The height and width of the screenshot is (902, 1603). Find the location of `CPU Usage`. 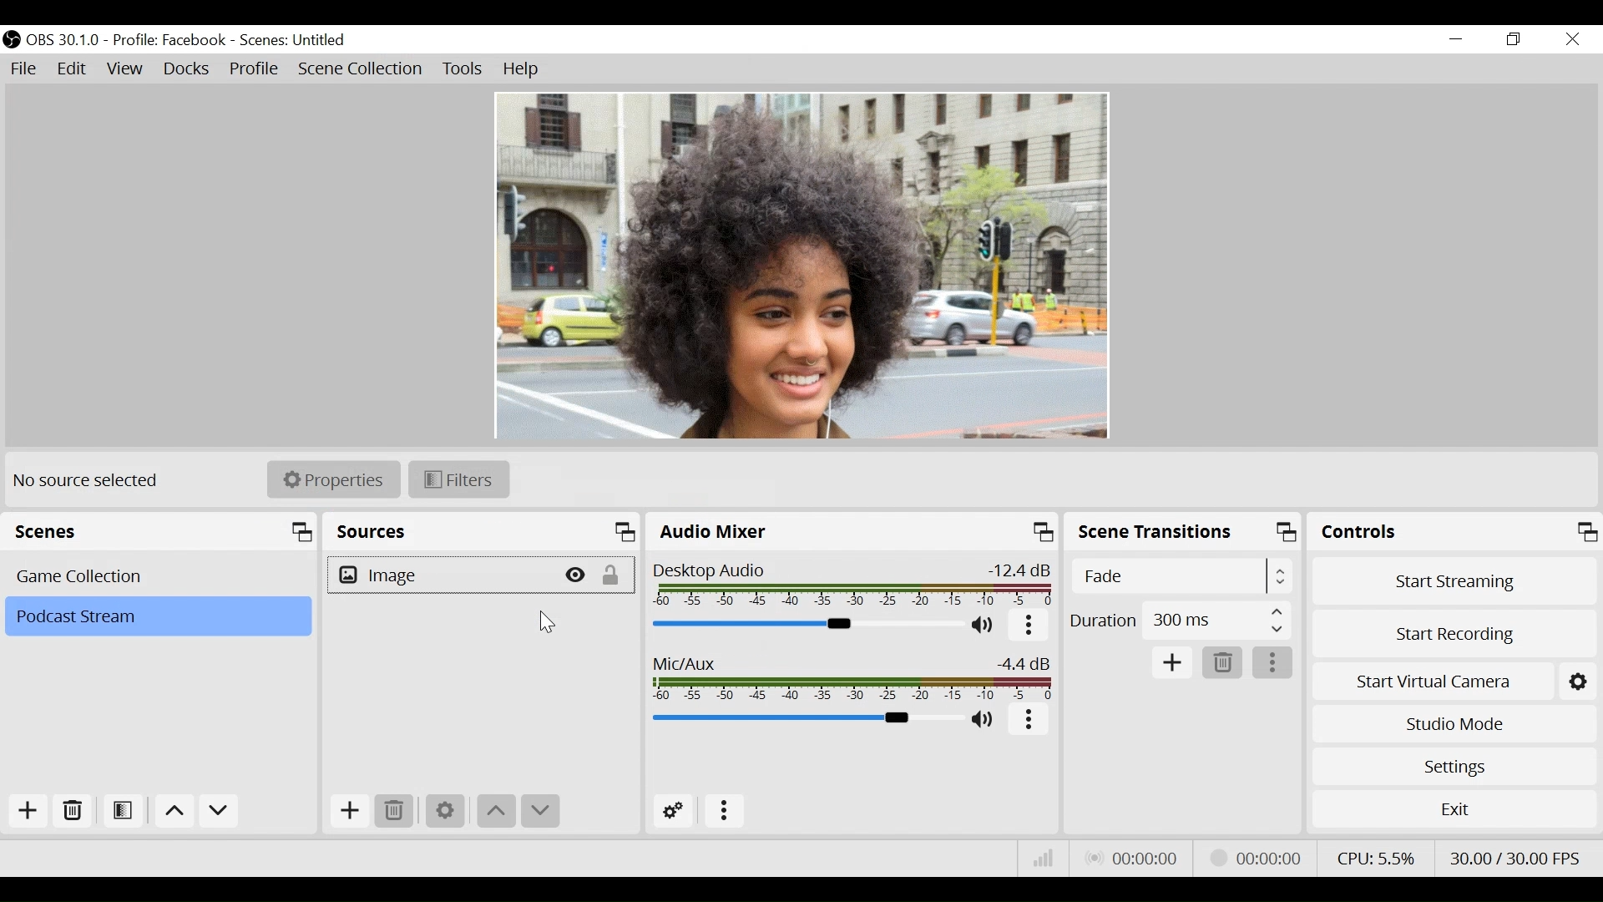

CPU Usage is located at coordinates (1376, 855).